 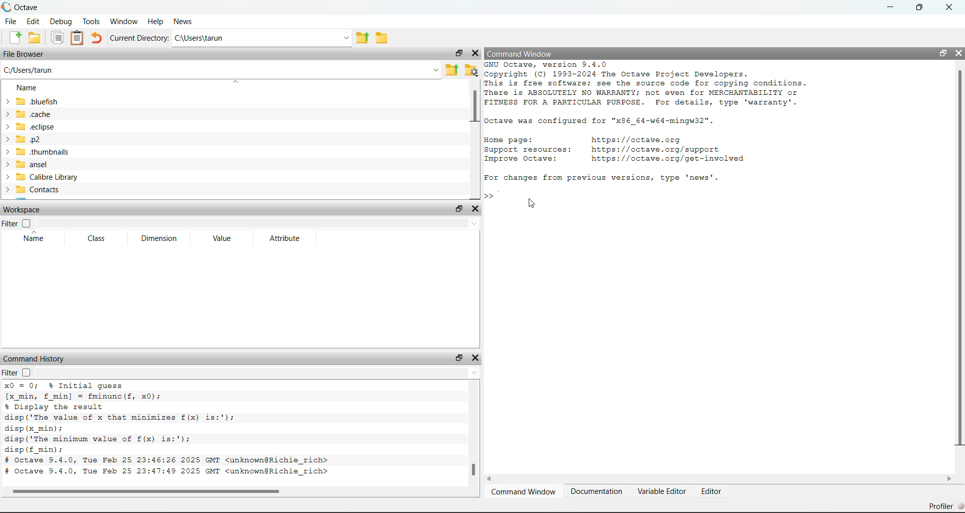 What do you see at coordinates (458, 51) in the screenshot?
I see `Maximize/Restore` at bounding box center [458, 51].